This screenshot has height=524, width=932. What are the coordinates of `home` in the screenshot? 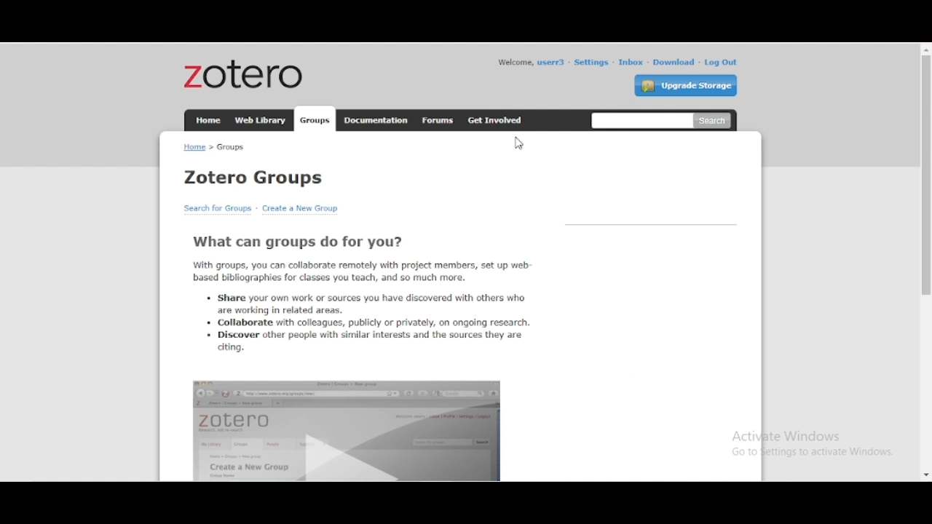 It's located at (195, 148).